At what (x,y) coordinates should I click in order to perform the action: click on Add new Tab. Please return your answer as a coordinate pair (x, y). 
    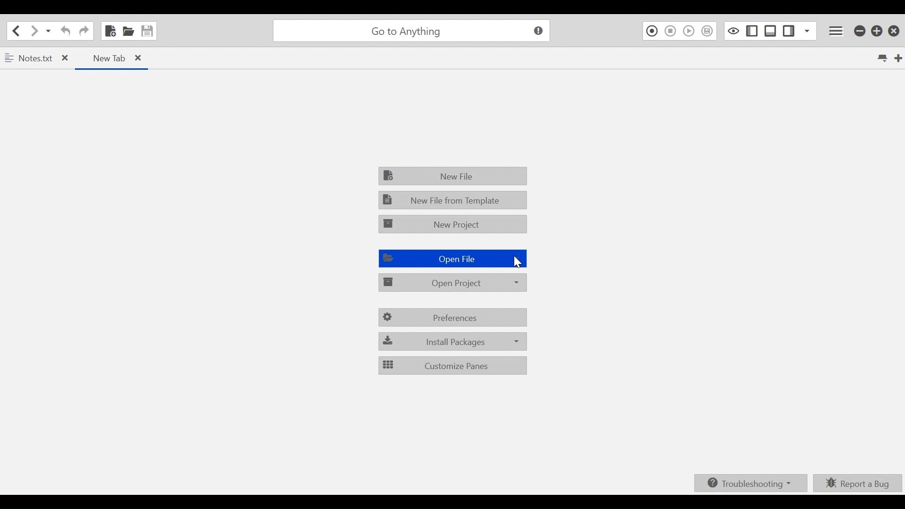
    Looking at the image, I should click on (899, 58).